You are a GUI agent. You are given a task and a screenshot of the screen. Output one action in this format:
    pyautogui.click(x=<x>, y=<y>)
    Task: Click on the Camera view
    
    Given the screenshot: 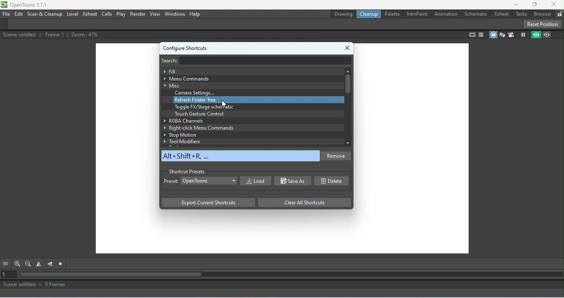 What is the action you would take?
    pyautogui.click(x=511, y=35)
    